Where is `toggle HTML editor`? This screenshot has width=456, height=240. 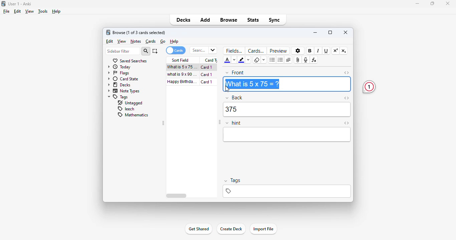 toggle HTML editor is located at coordinates (347, 123).